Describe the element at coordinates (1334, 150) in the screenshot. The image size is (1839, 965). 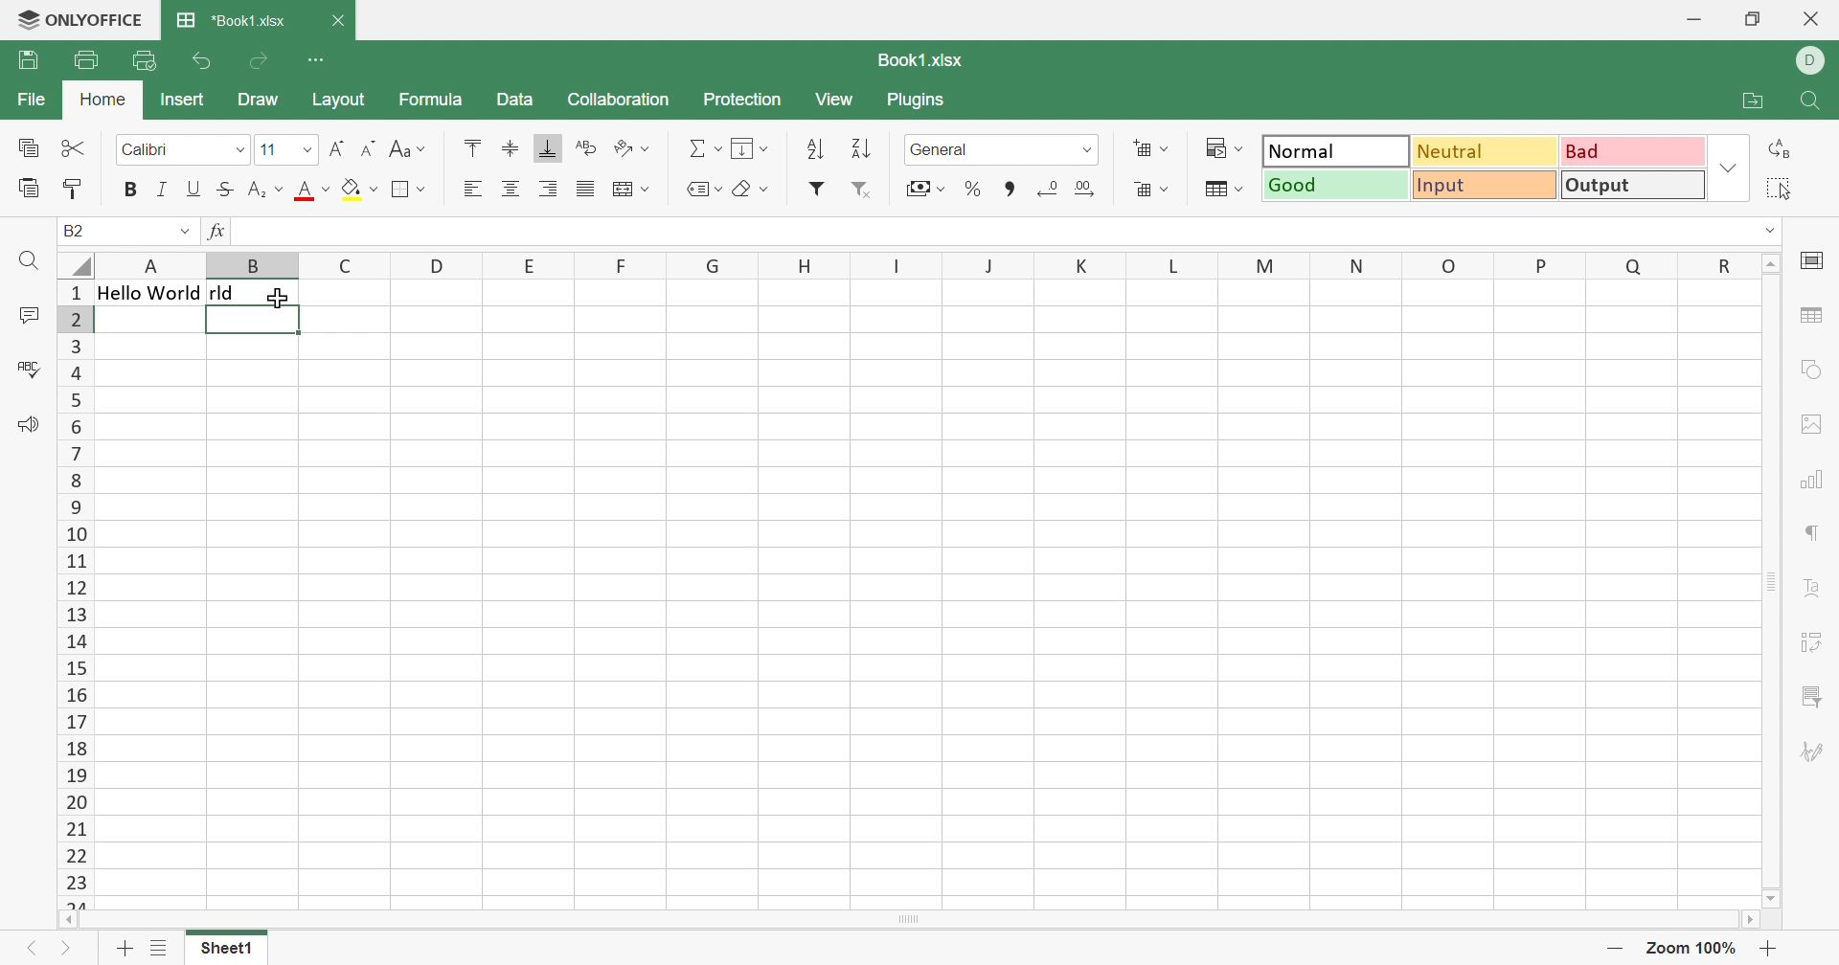
I see `Normal` at that location.